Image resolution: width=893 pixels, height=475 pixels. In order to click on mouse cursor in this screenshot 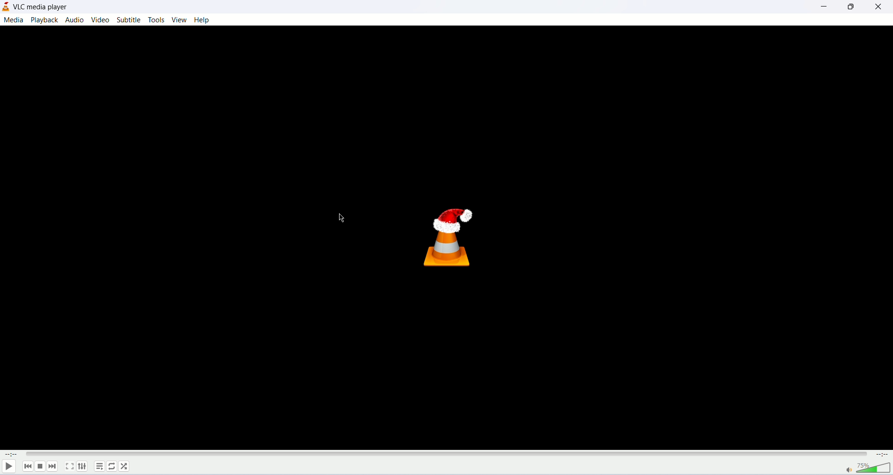, I will do `click(339, 218)`.